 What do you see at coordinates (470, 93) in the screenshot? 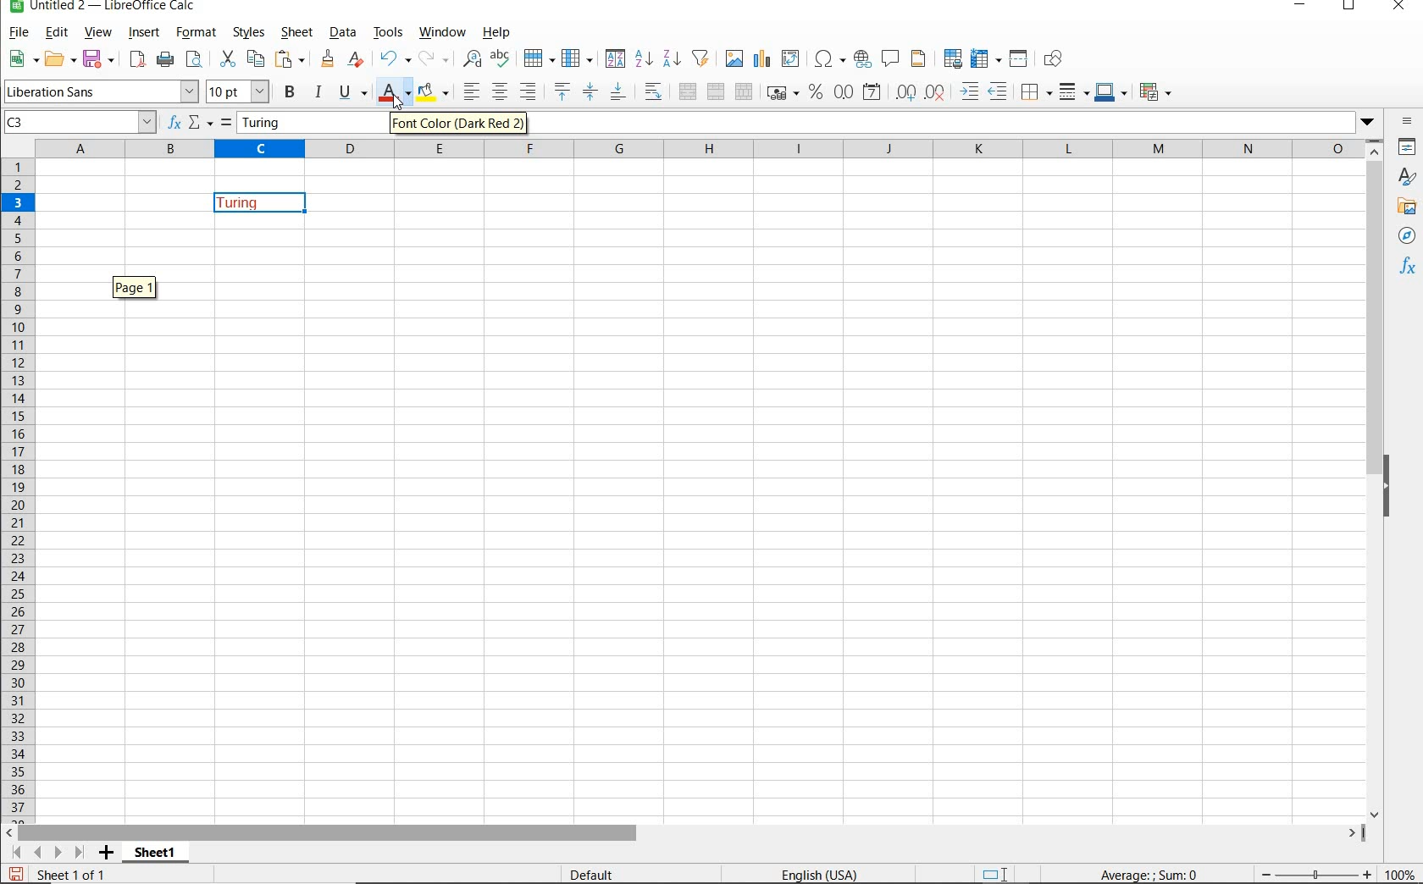
I see `ALIGN LEFT` at bounding box center [470, 93].